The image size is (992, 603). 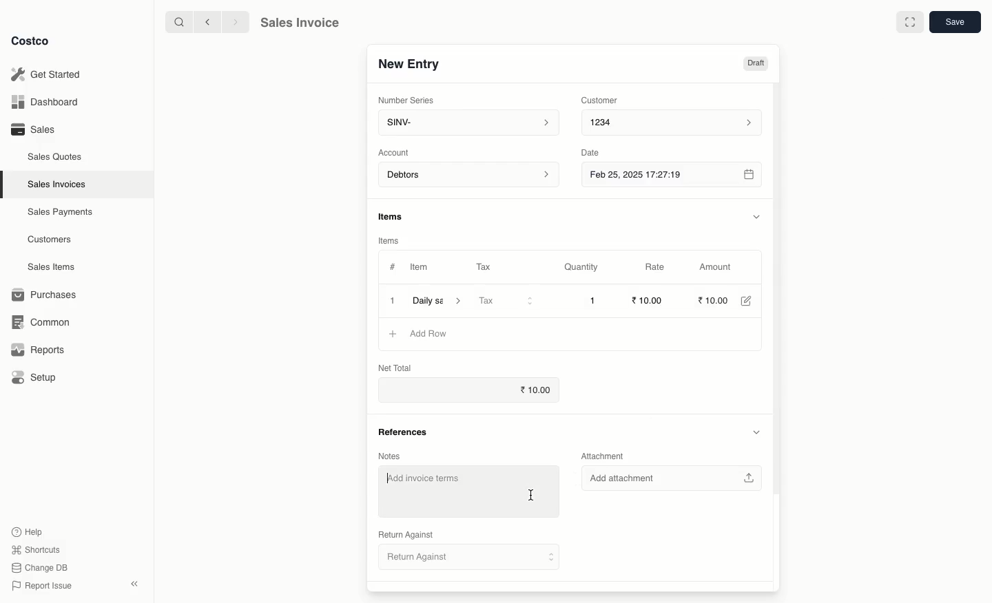 I want to click on 1 Purchases, so click(x=48, y=295).